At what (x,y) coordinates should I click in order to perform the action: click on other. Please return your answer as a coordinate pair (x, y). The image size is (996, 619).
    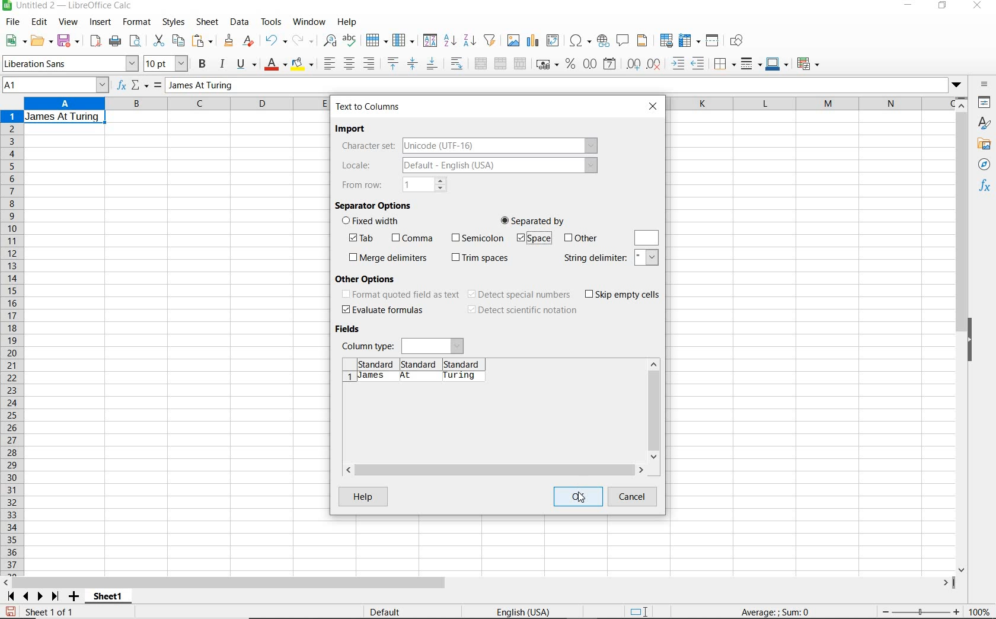
    Looking at the image, I should click on (580, 238).